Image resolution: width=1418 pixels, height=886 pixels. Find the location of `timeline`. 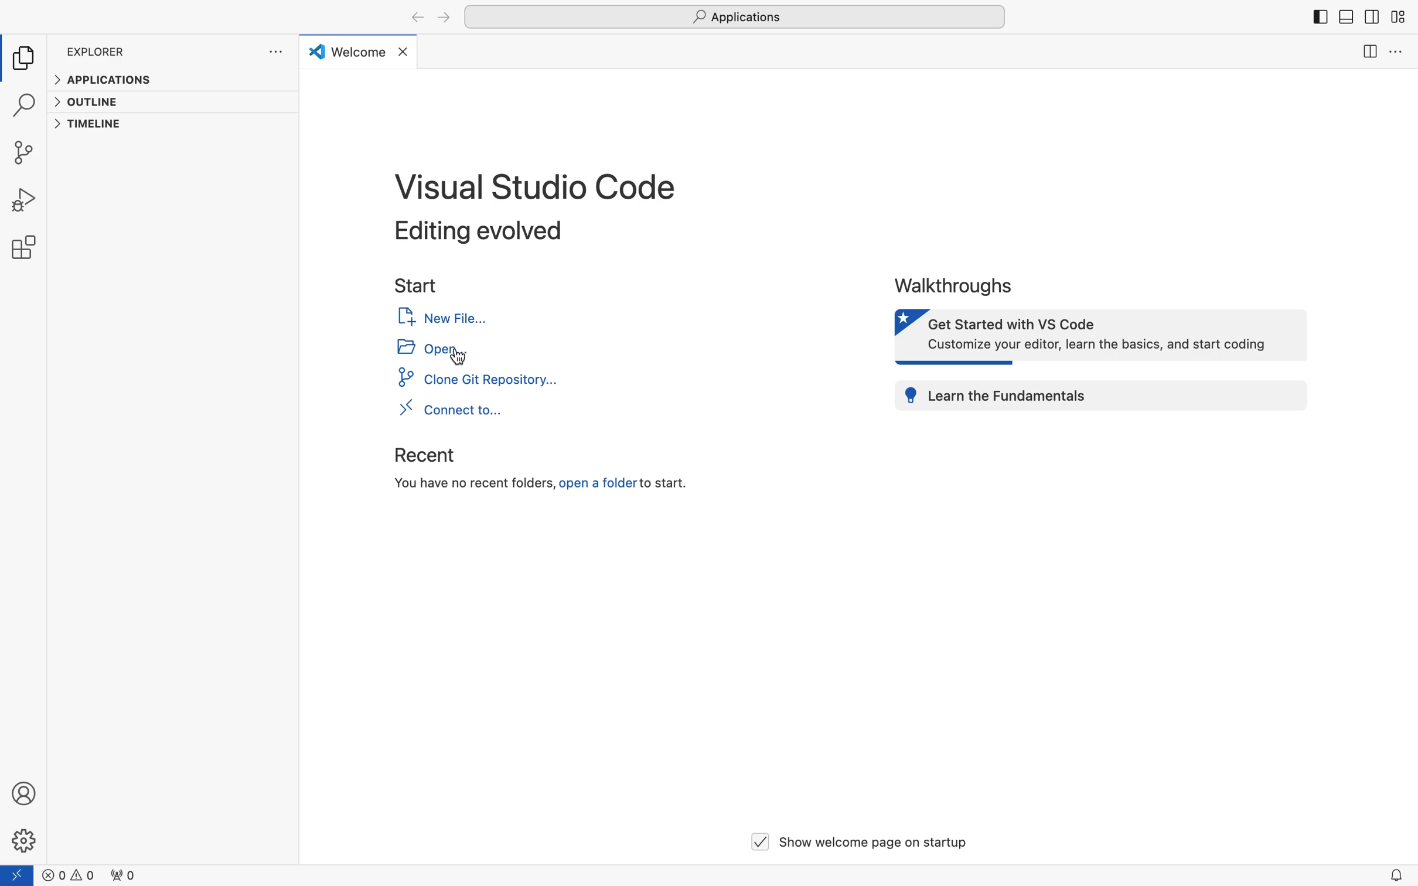

timeline is located at coordinates (91, 127).